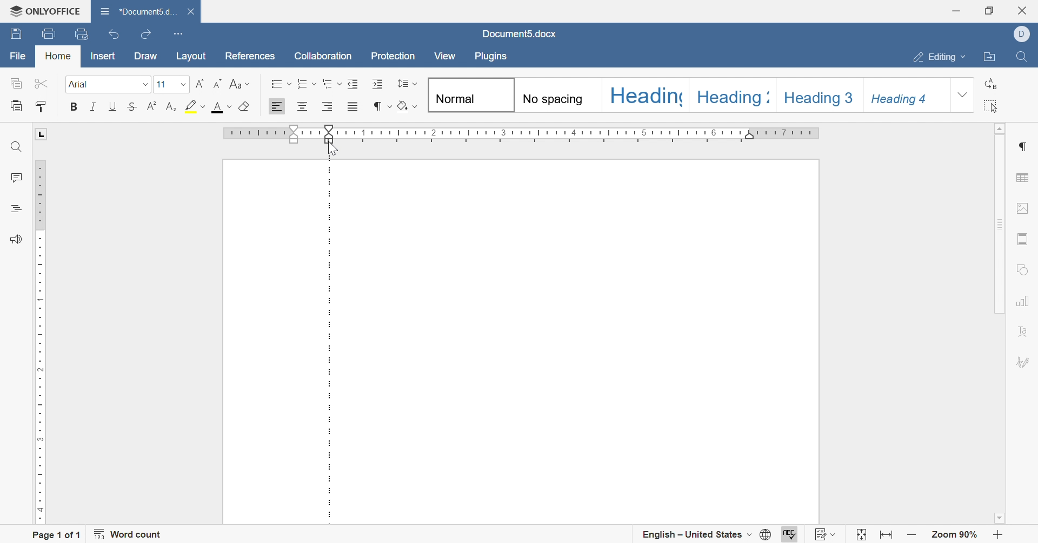  What do you see at coordinates (281, 84) in the screenshot?
I see `bullets` at bounding box center [281, 84].